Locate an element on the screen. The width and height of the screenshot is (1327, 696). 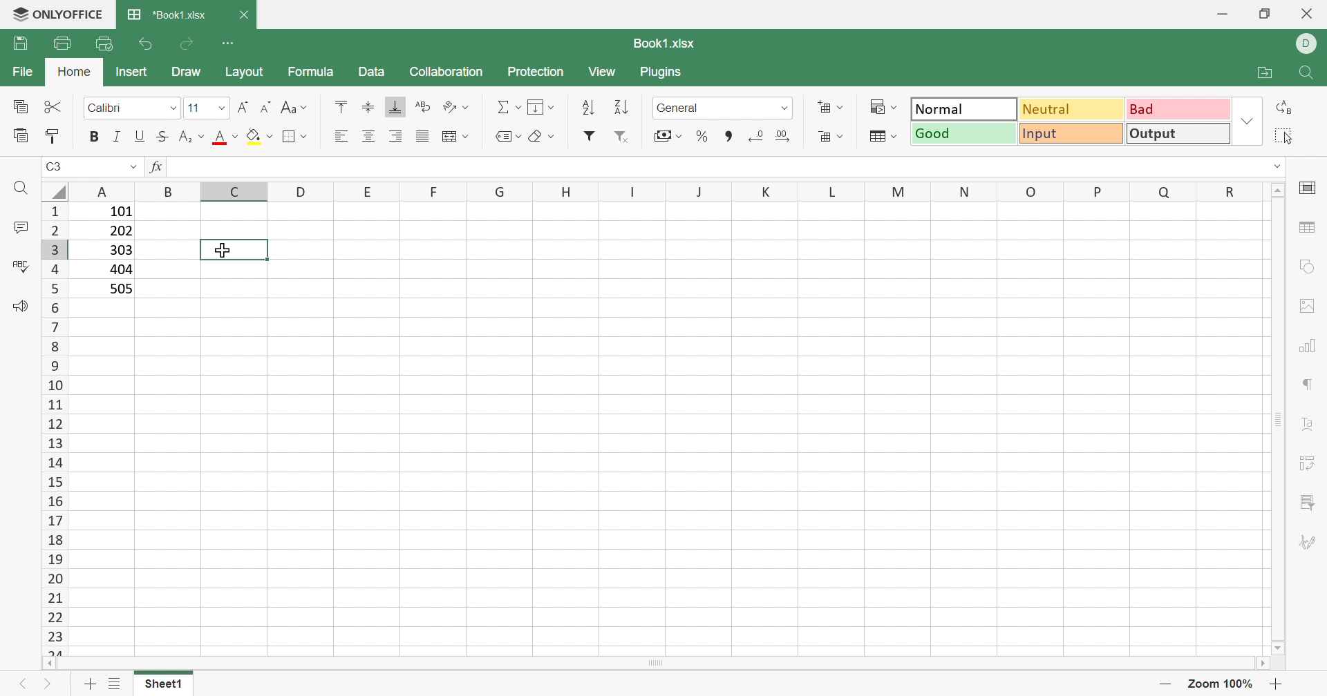
Row Numbers is located at coordinates (52, 428).